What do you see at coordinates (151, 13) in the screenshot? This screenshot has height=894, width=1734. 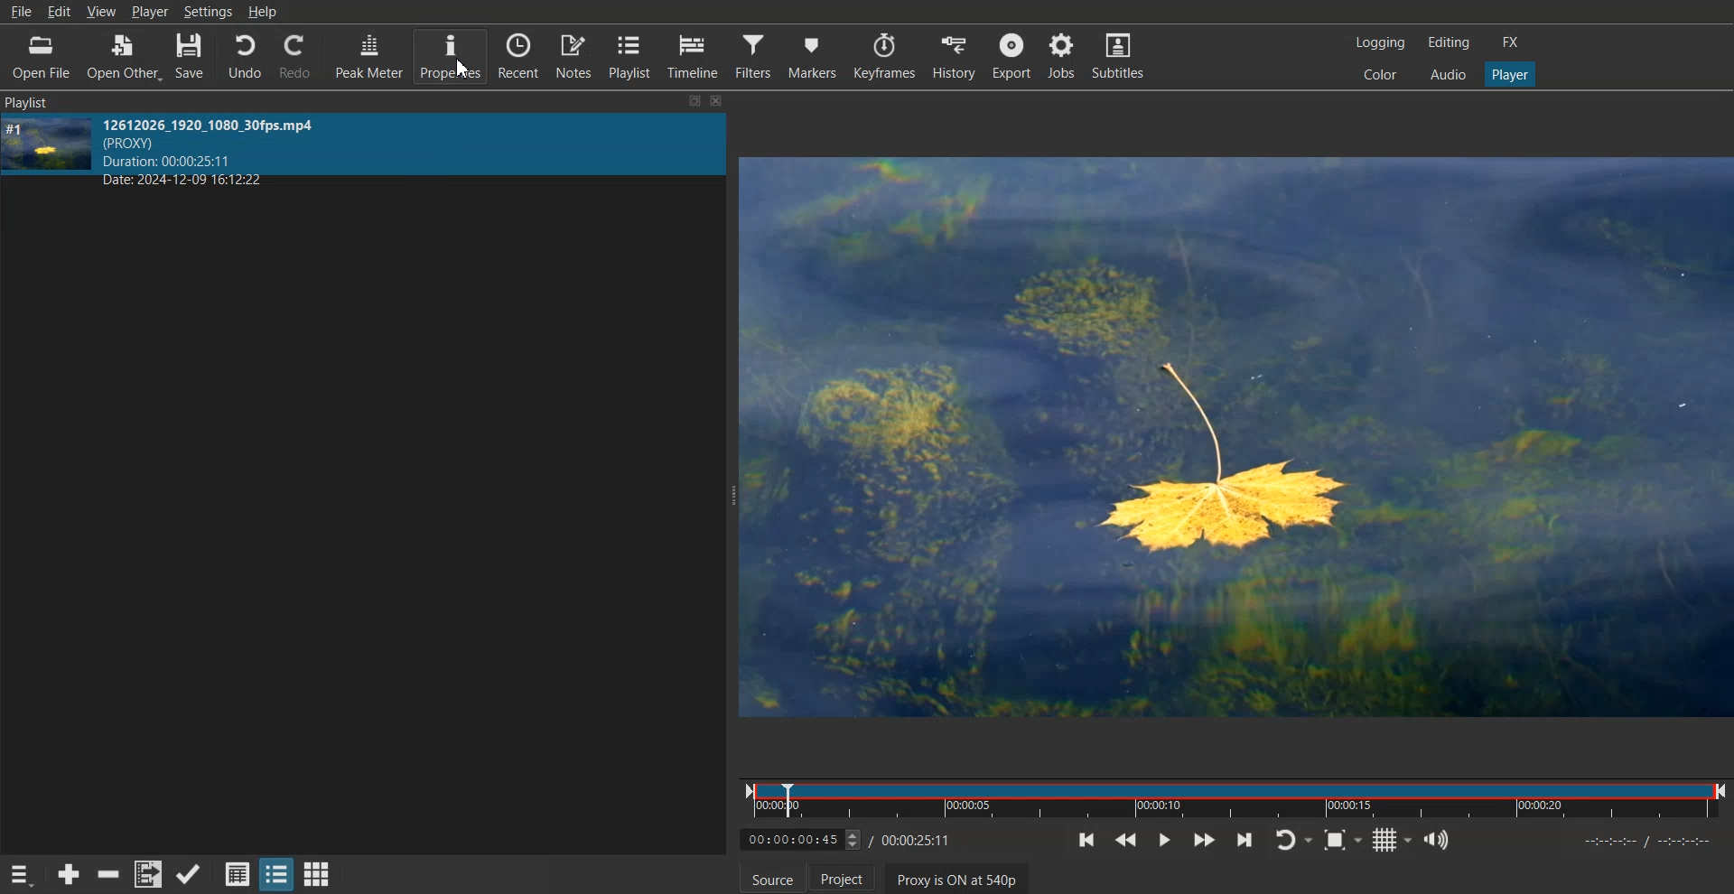 I see `Player` at bounding box center [151, 13].